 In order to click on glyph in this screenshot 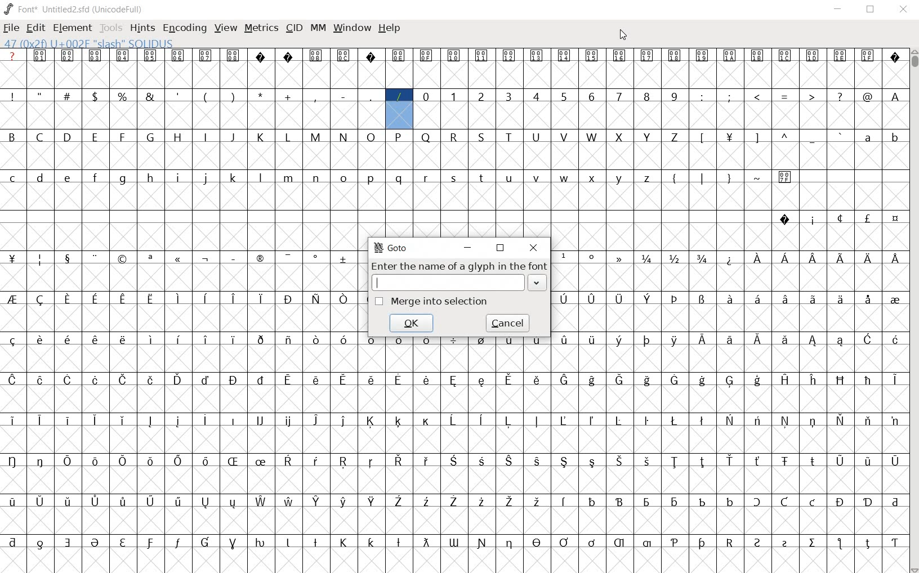, I will do `click(399, 137)`.